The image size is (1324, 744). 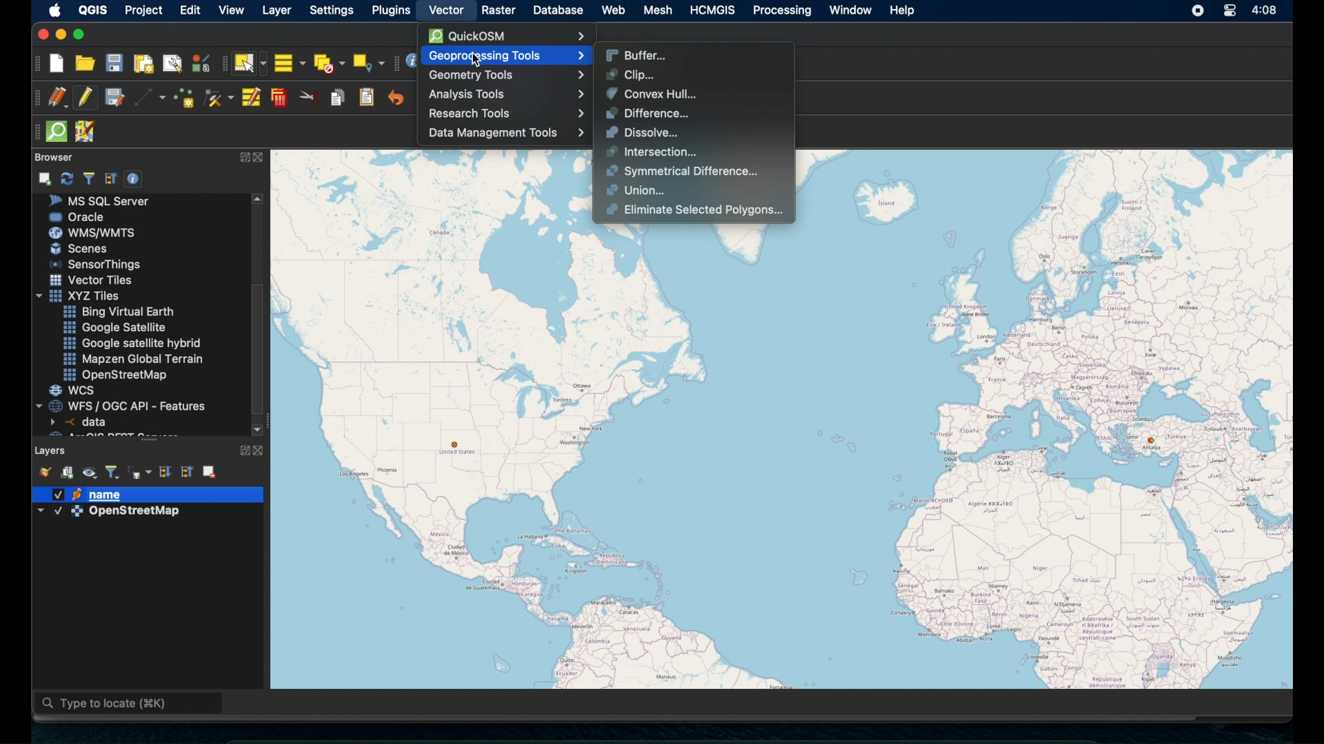 What do you see at coordinates (88, 132) in the screenshot?
I see `josh remote` at bounding box center [88, 132].